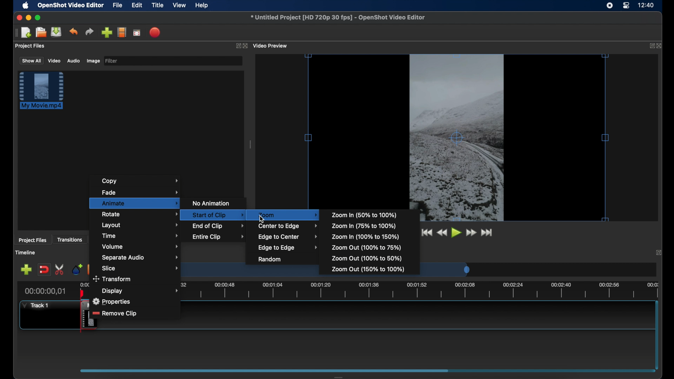 Image resolution: width=674 pixels, height=379 pixels. What do you see at coordinates (93, 61) in the screenshot?
I see `image` at bounding box center [93, 61].